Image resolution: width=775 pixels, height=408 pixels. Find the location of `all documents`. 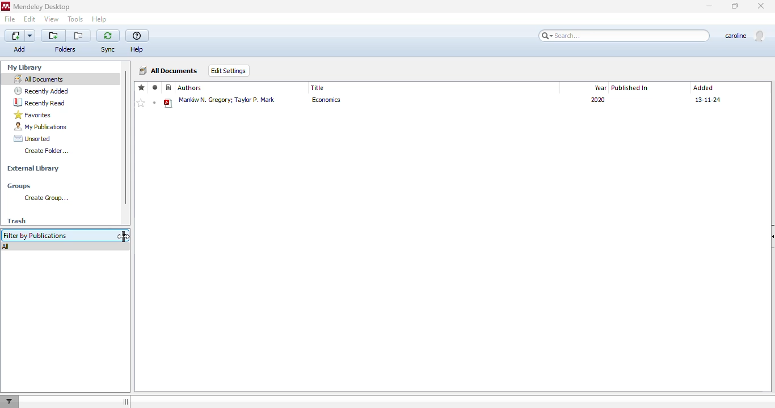

all documents is located at coordinates (169, 70).